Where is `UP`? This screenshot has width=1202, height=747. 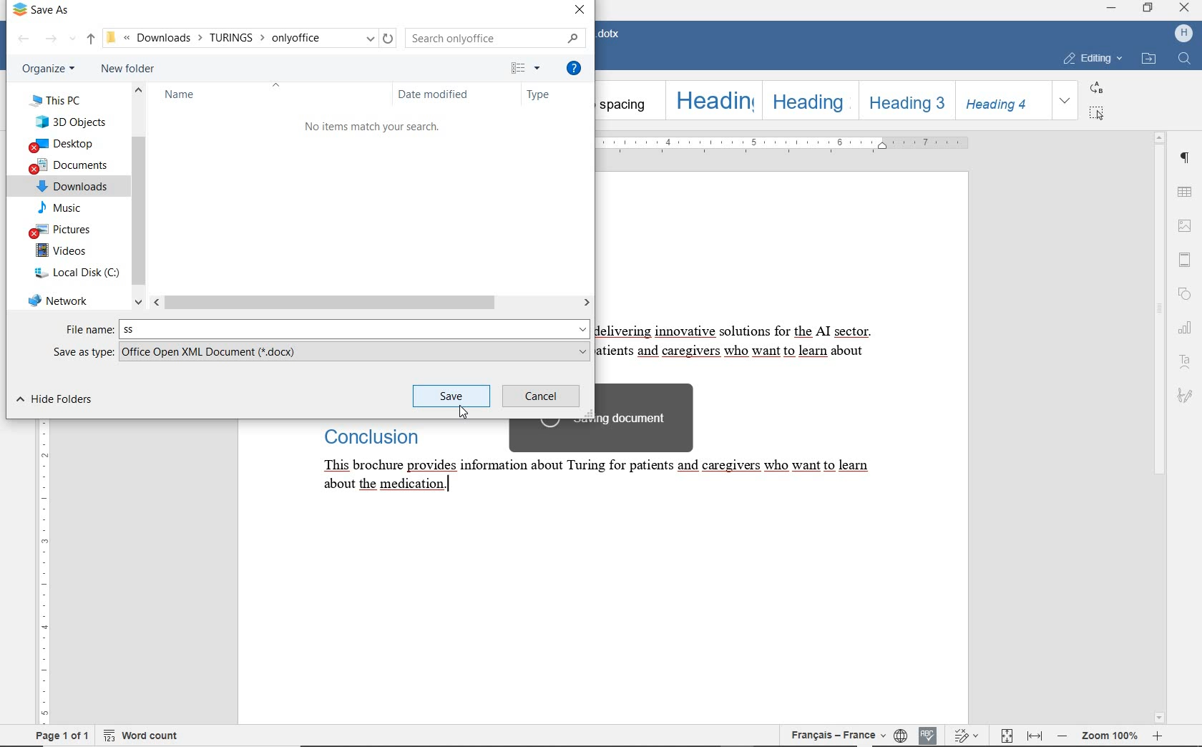
UP is located at coordinates (91, 39).